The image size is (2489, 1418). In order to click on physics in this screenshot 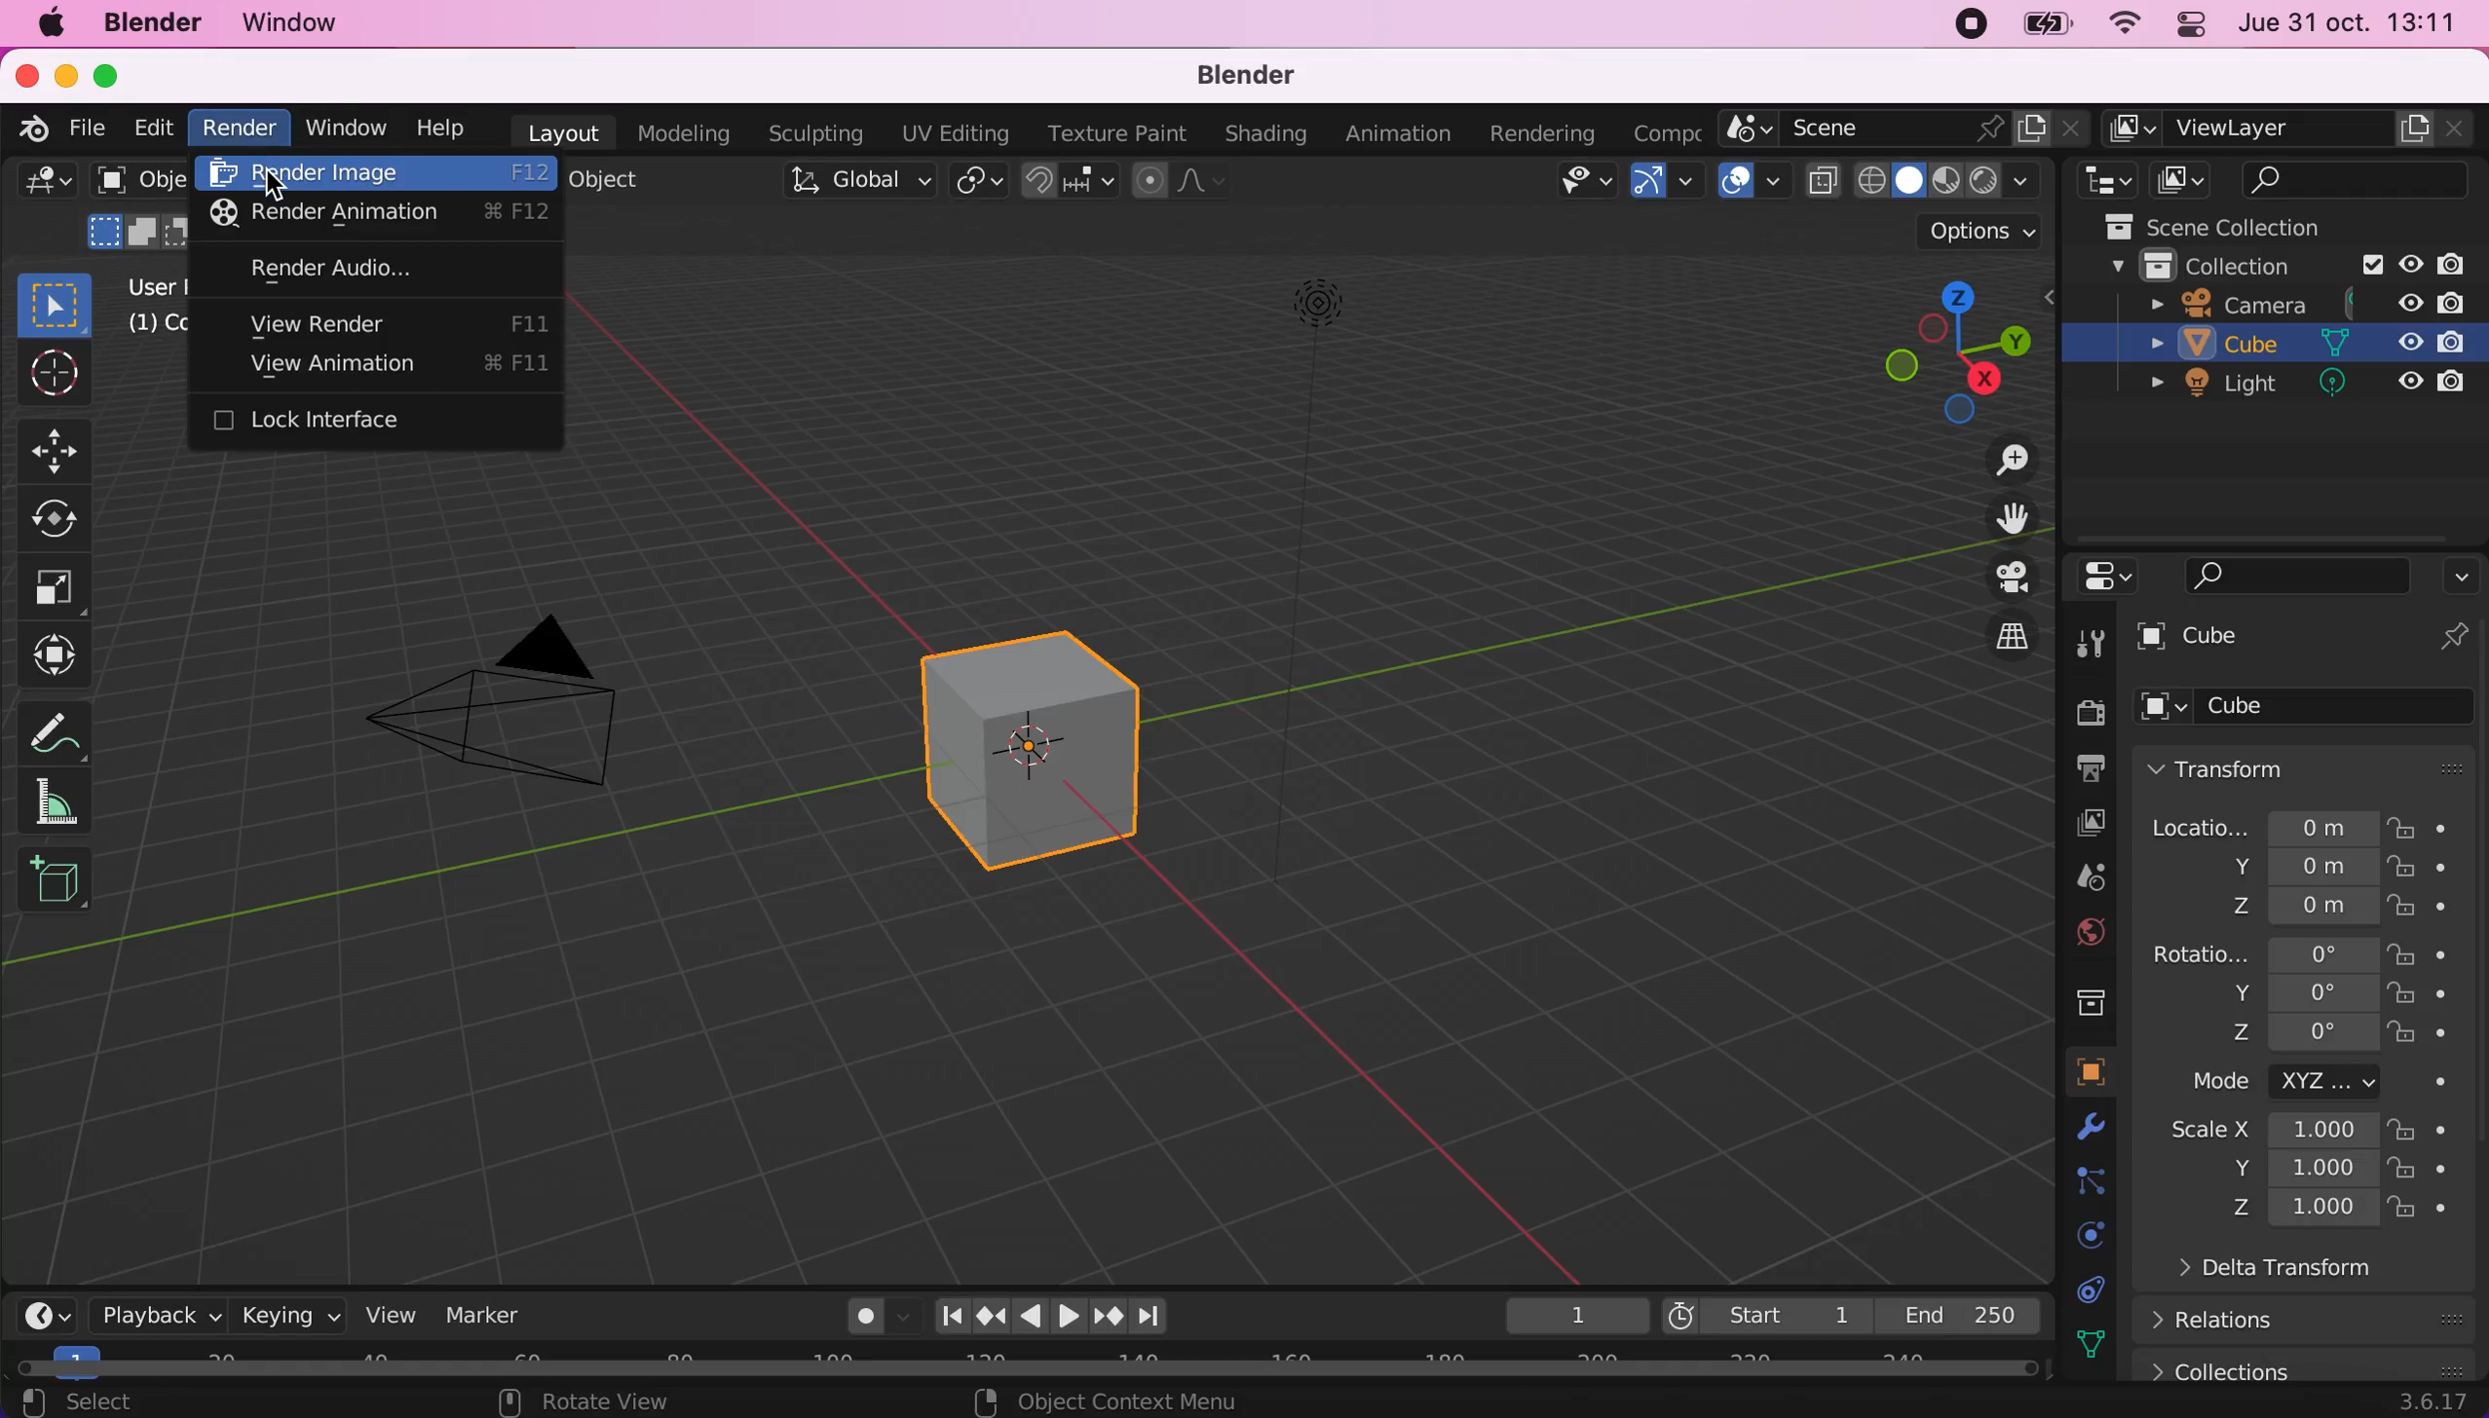, I will do `click(2100, 1133)`.